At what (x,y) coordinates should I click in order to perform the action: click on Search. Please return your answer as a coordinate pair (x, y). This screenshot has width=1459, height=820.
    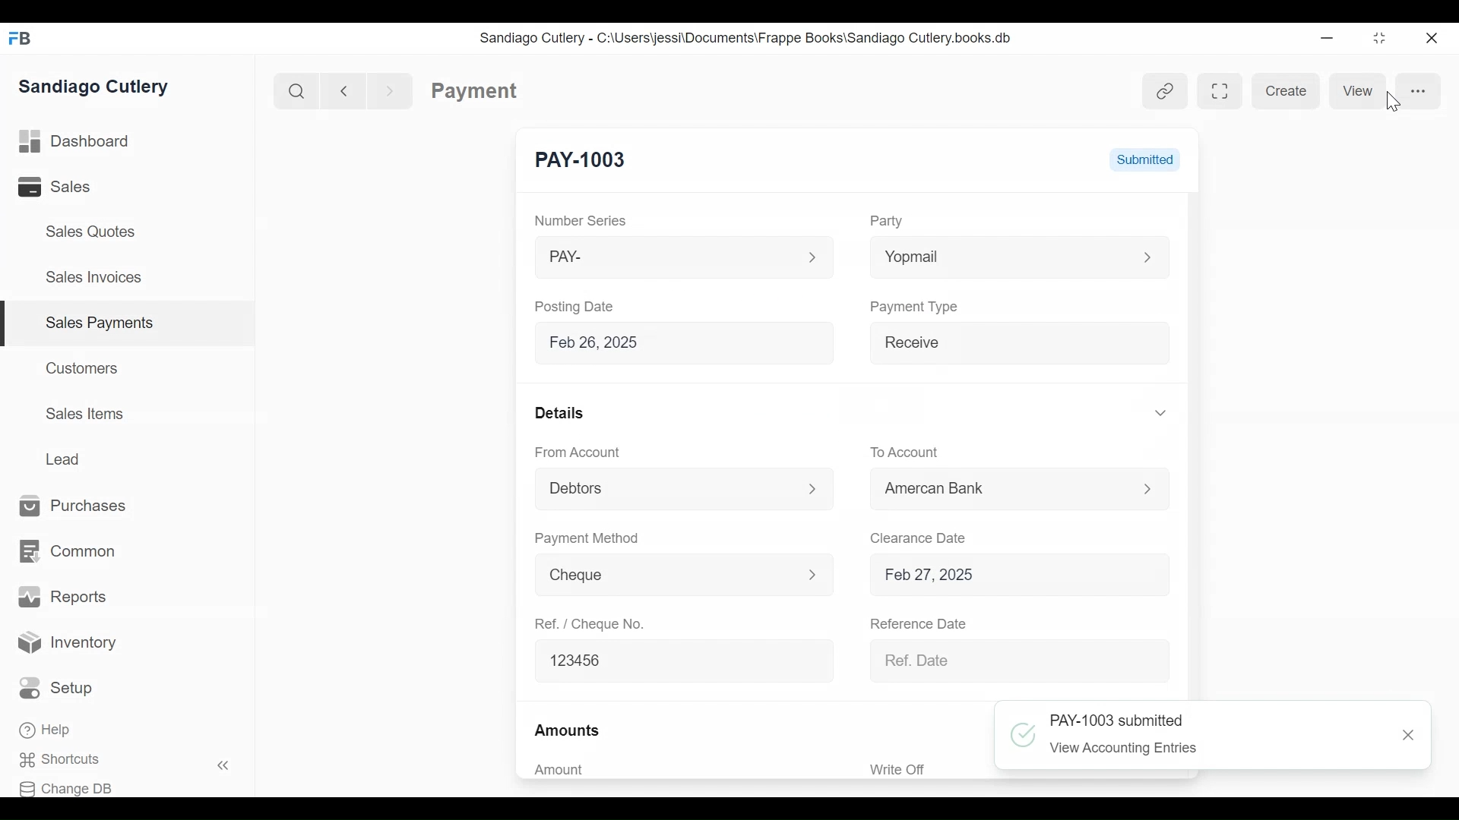
    Looking at the image, I should click on (293, 90).